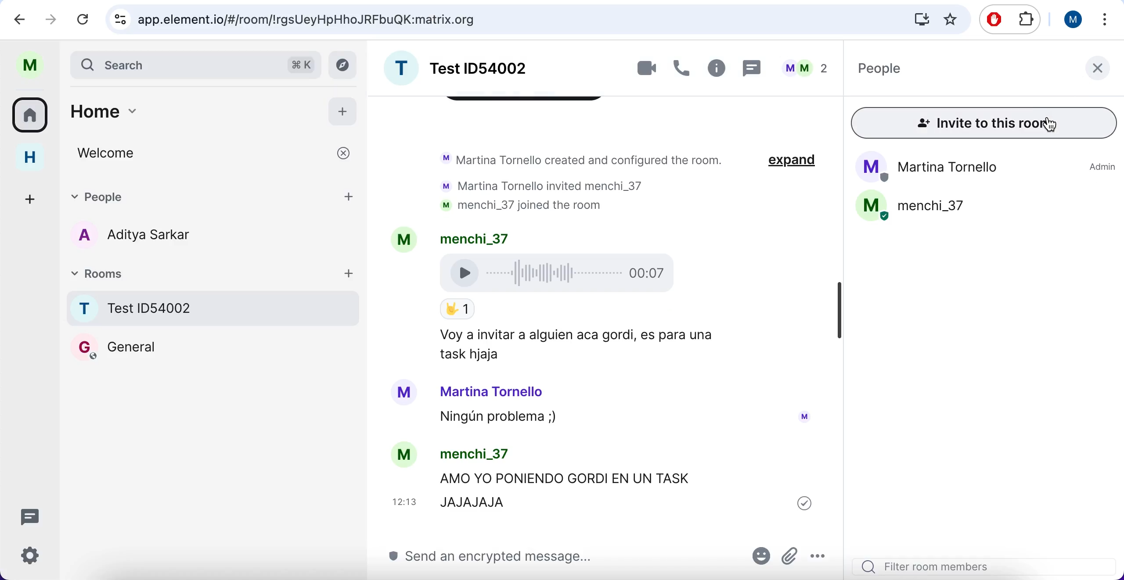 Image resolution: width=1124 pixels, height=580 pixels. What do you see at coordinates (1025, 21) in the screenshot?
I see `extensioms` at bounding box center [1025, 21].